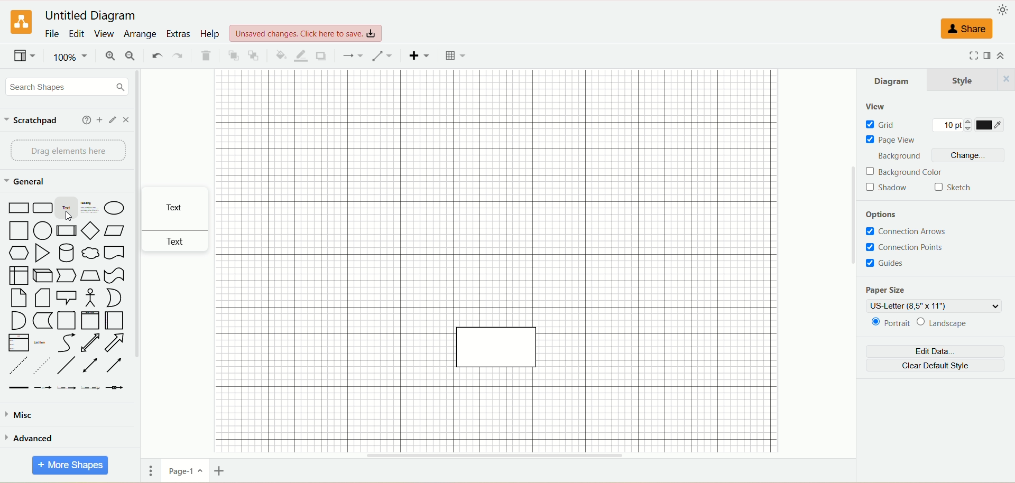 The image size is (1015, 483). What do you see at coordinates (42, 342) in the screenshot?
I see `list items` at bounding box center [42, 342].